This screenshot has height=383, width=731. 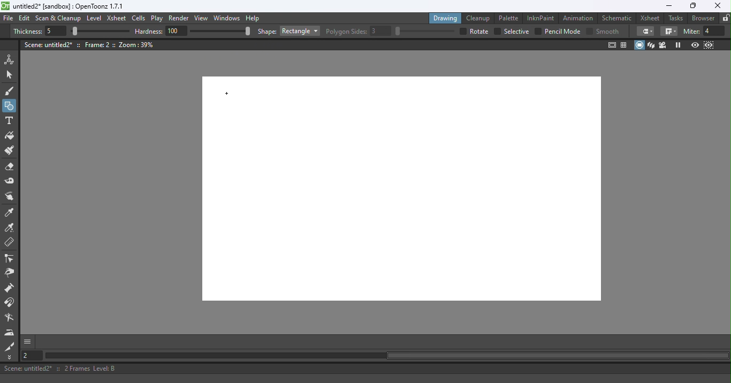 What do you see at coordinates (94, 19) in the screenshot?
I see `Level` at bounding box center [94, 19].